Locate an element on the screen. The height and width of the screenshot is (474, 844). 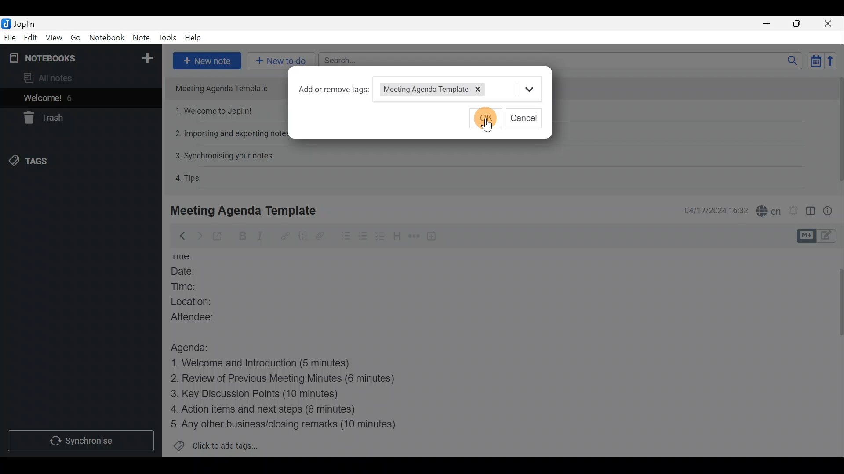
Date: is located at coordinates (193, 272).